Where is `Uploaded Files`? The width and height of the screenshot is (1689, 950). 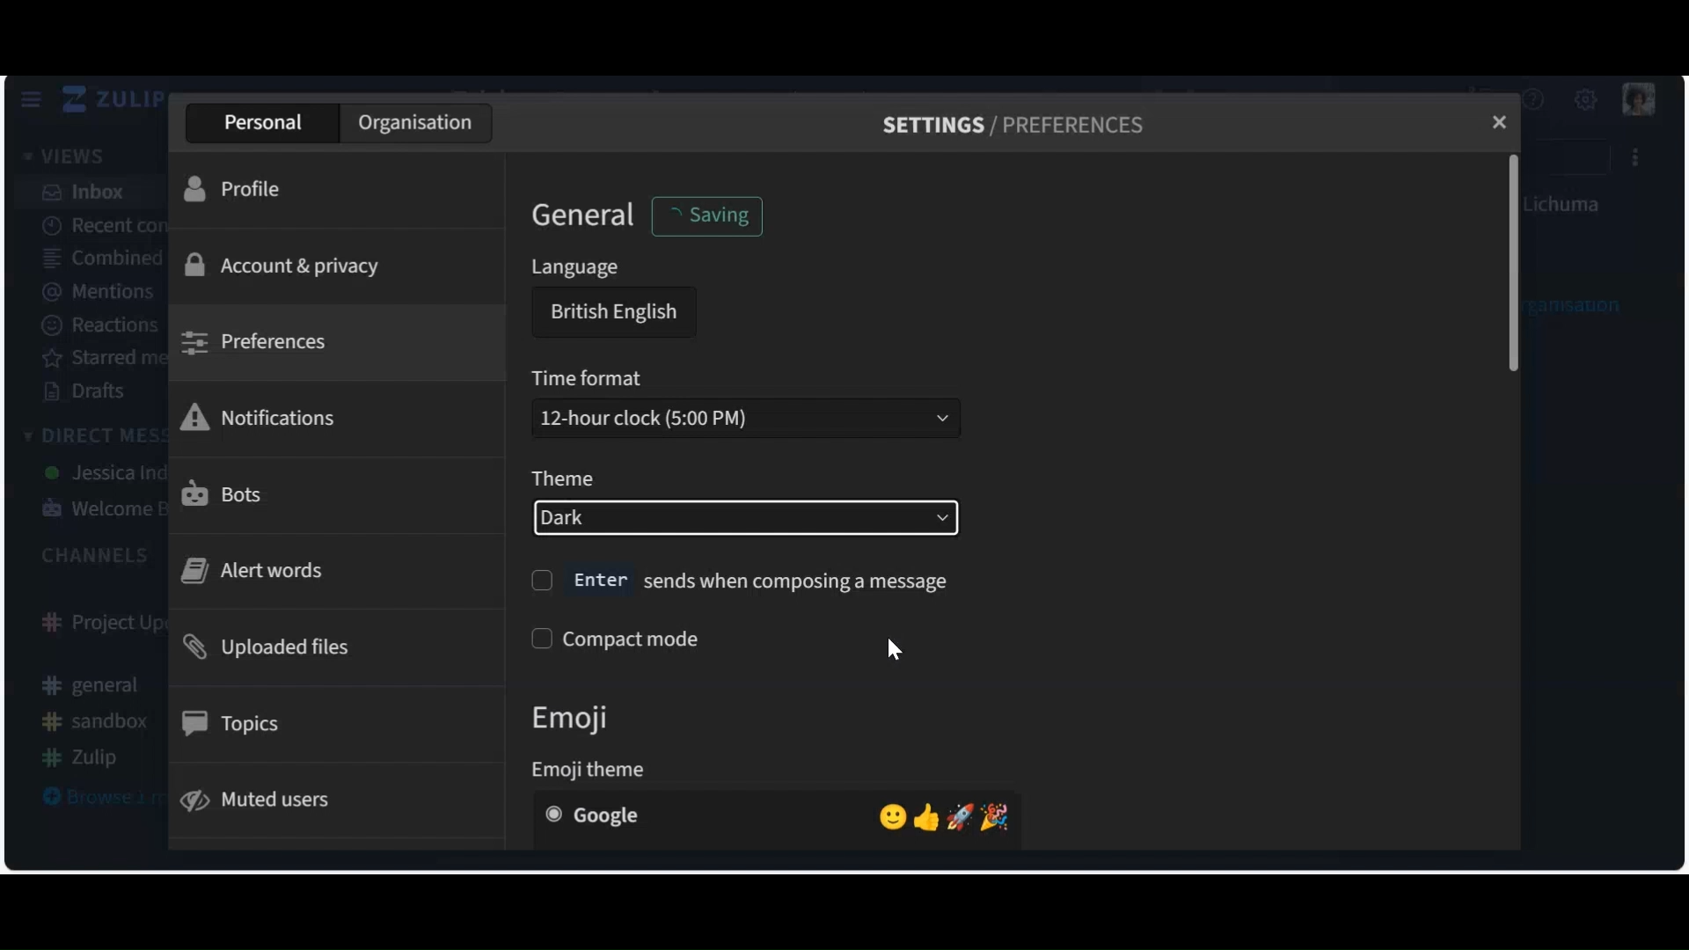
Uploaded Files is located at coordinates (271, 651).